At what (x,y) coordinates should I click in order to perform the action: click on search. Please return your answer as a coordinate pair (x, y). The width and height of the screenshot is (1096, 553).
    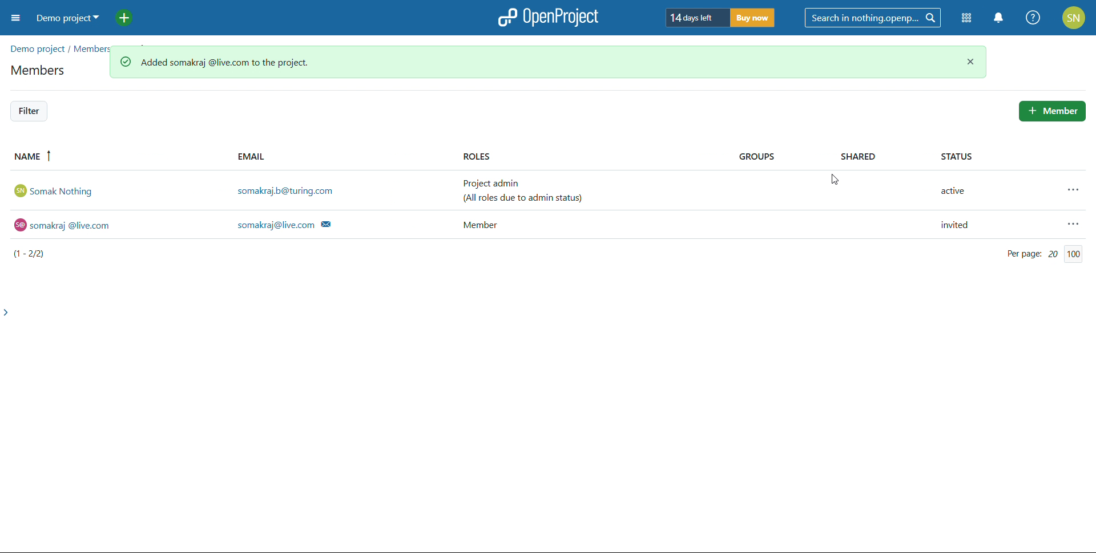
    Looking at the image, I should click on (873, 18).